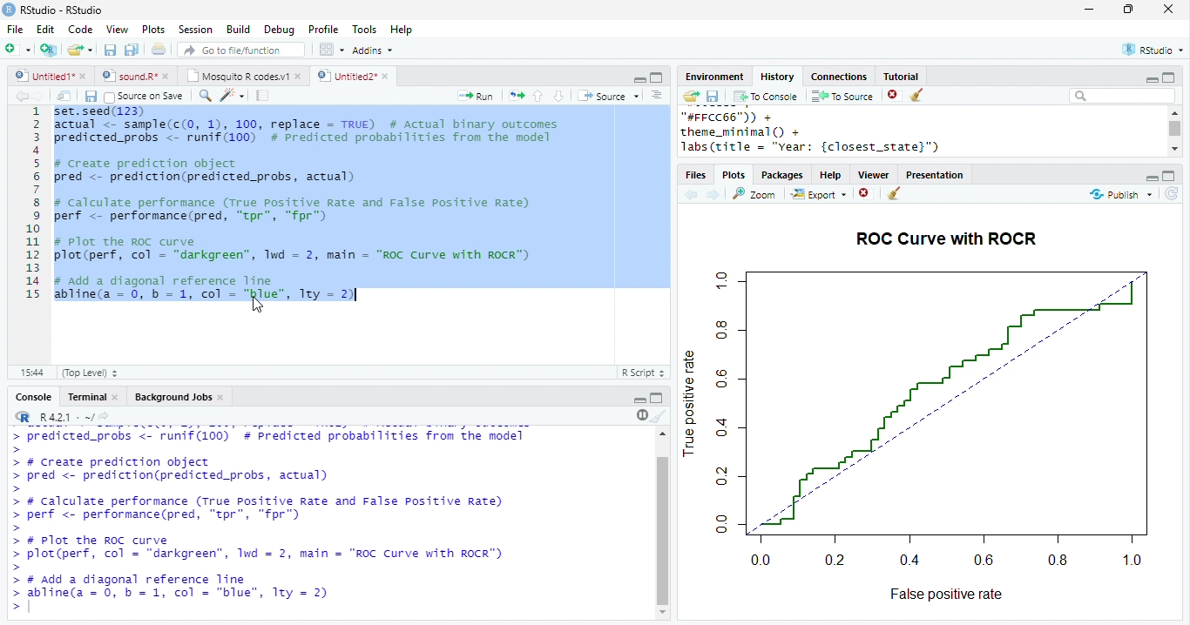 The image size is (1190, 625). Describe the element at coordinates (223, 398) in the screenshot. I see `close` at that location.